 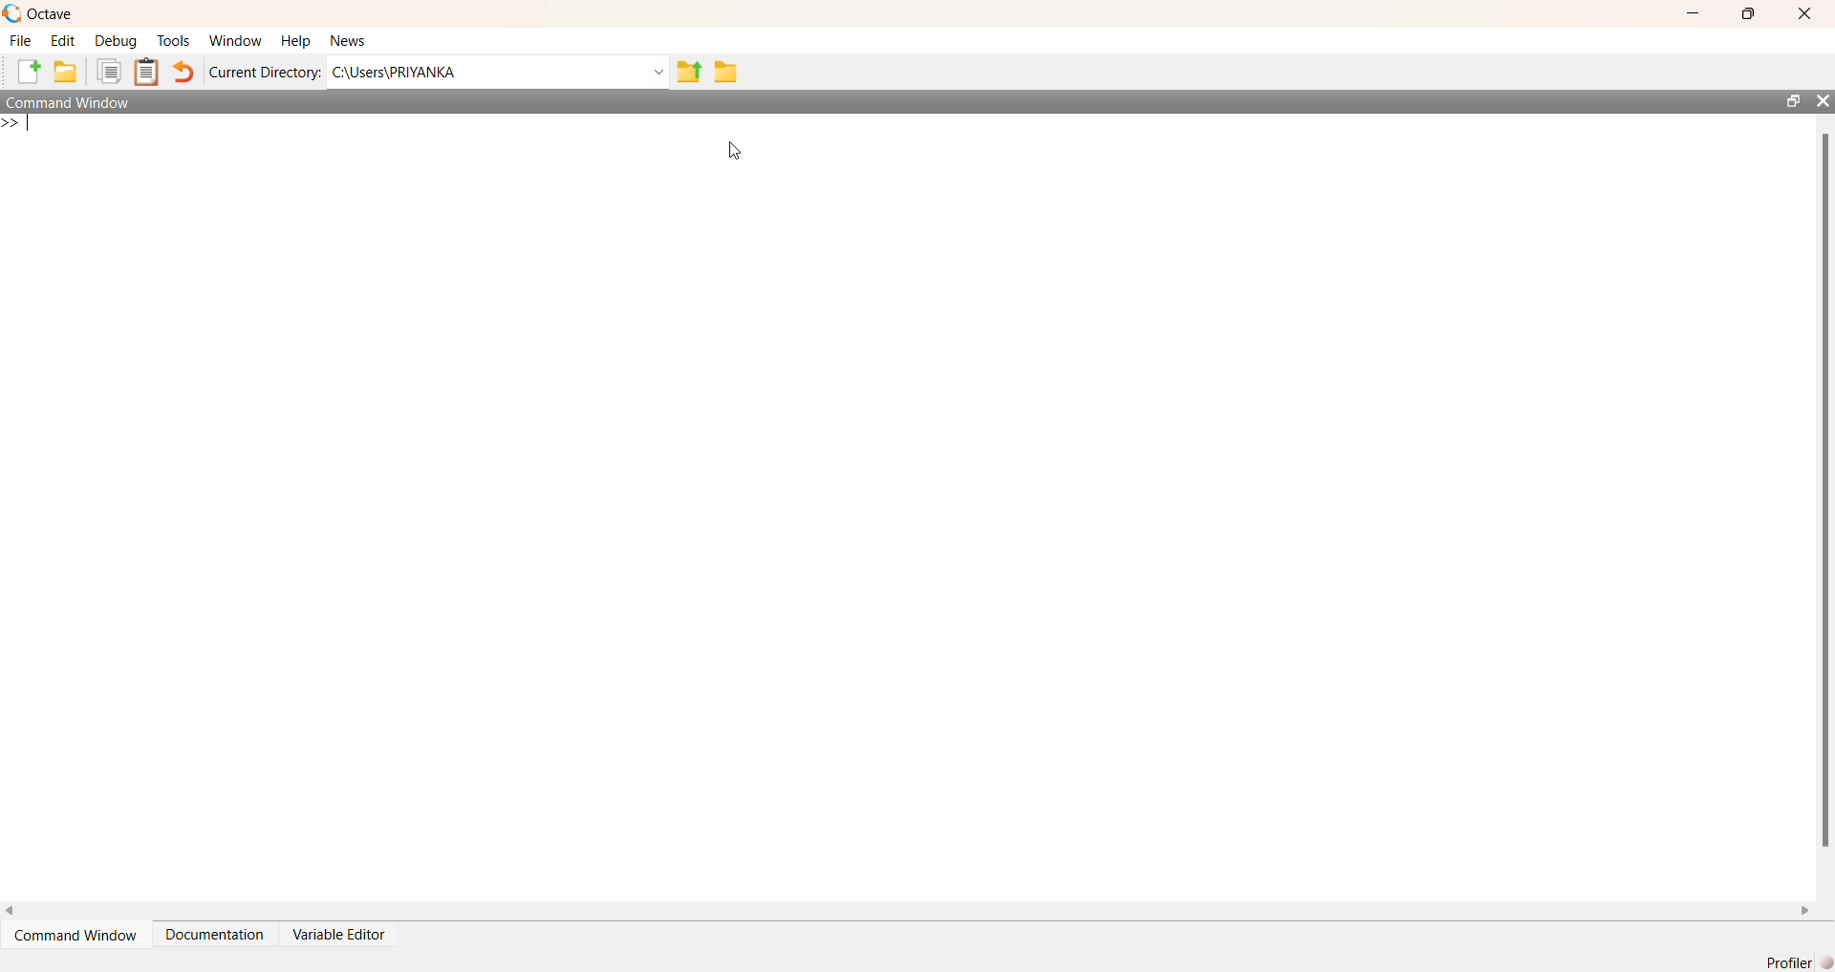 What do you see at coordinates (214, 935) in the screenshot?
I see `Documentation` at bounding box center [214, 935].